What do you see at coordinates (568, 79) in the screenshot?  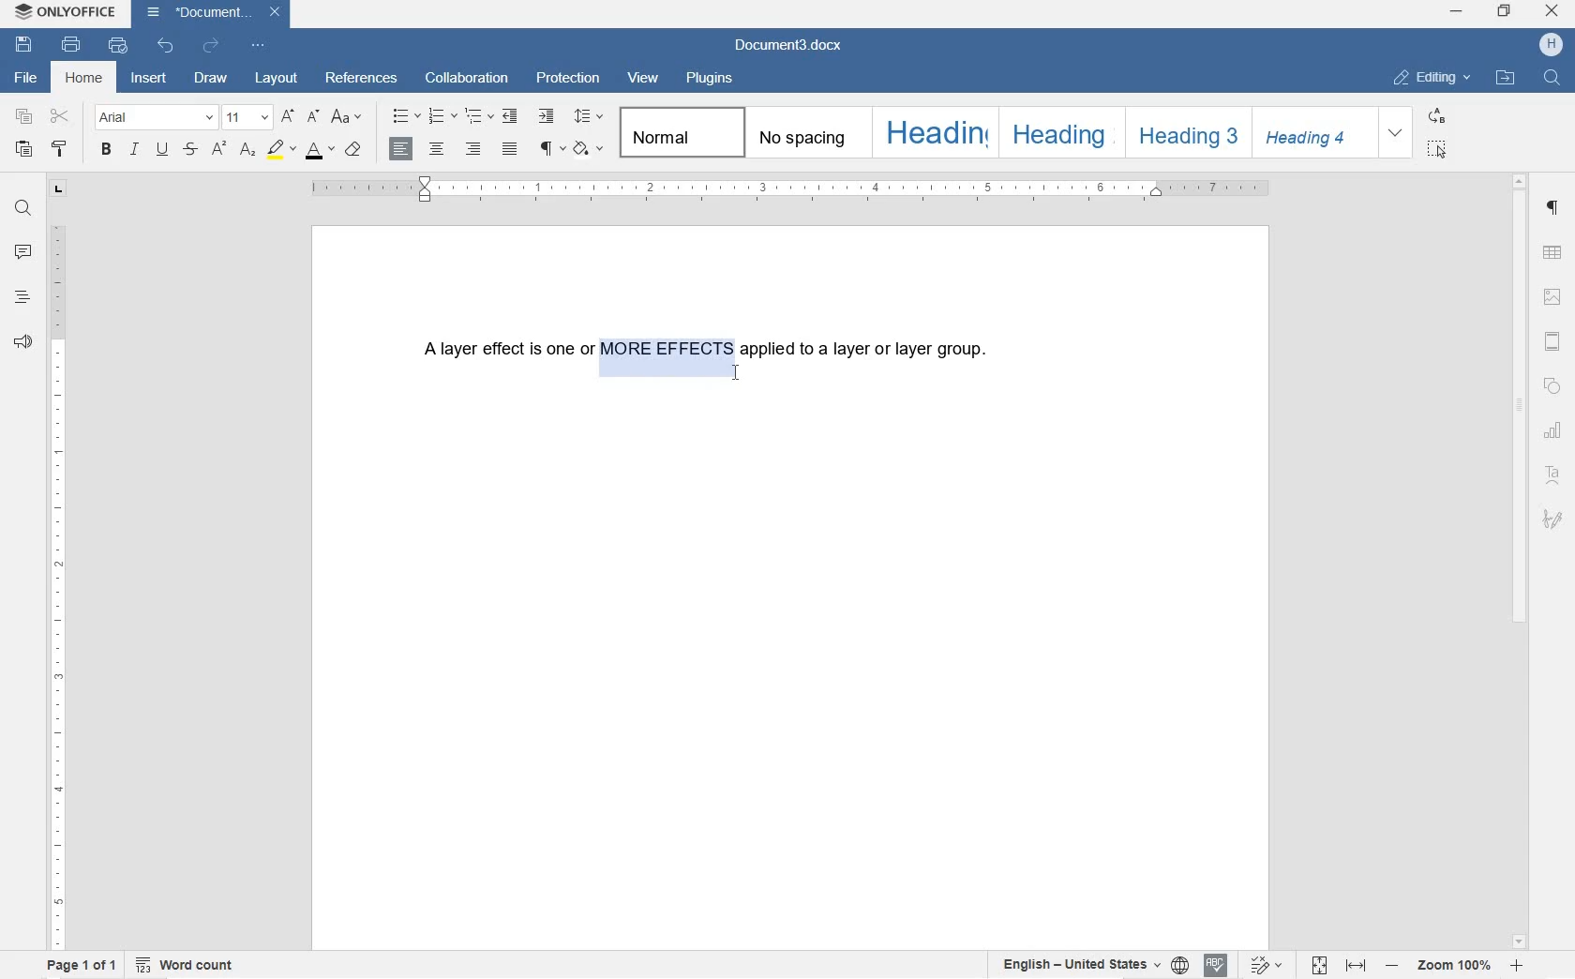 I see `PROTECTION` at bounding box center [568, 79].